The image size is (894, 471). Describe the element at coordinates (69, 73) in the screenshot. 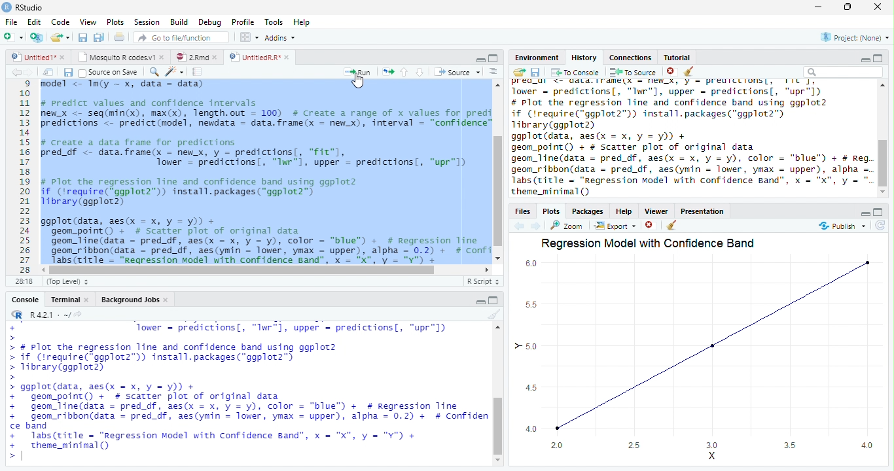

I see `Save ` at that location.